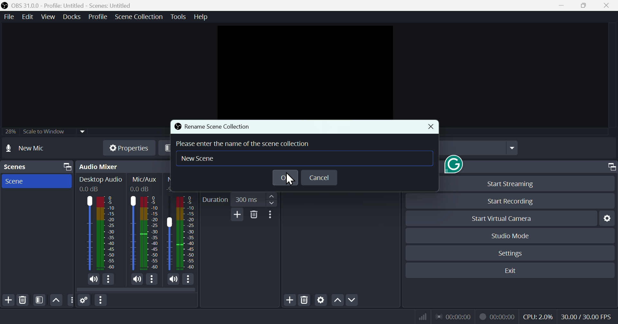 This screenshot has height=324, width=618. I want to click on Cancel, so click(320, 178).